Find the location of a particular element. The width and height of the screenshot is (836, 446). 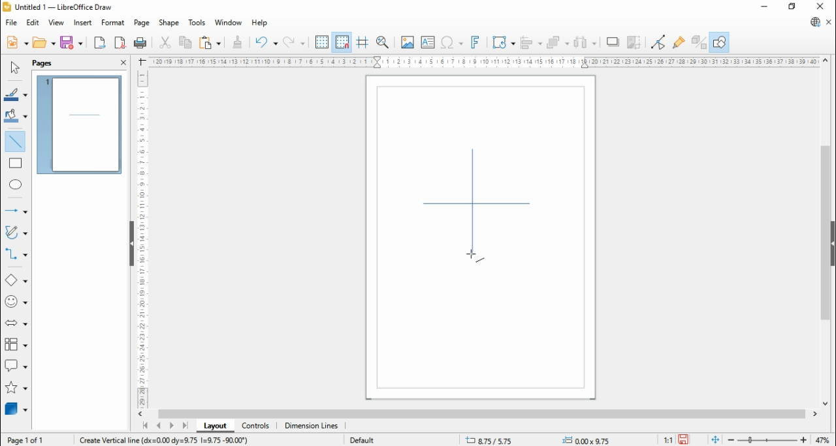

select is located at coordinates (14, 68).